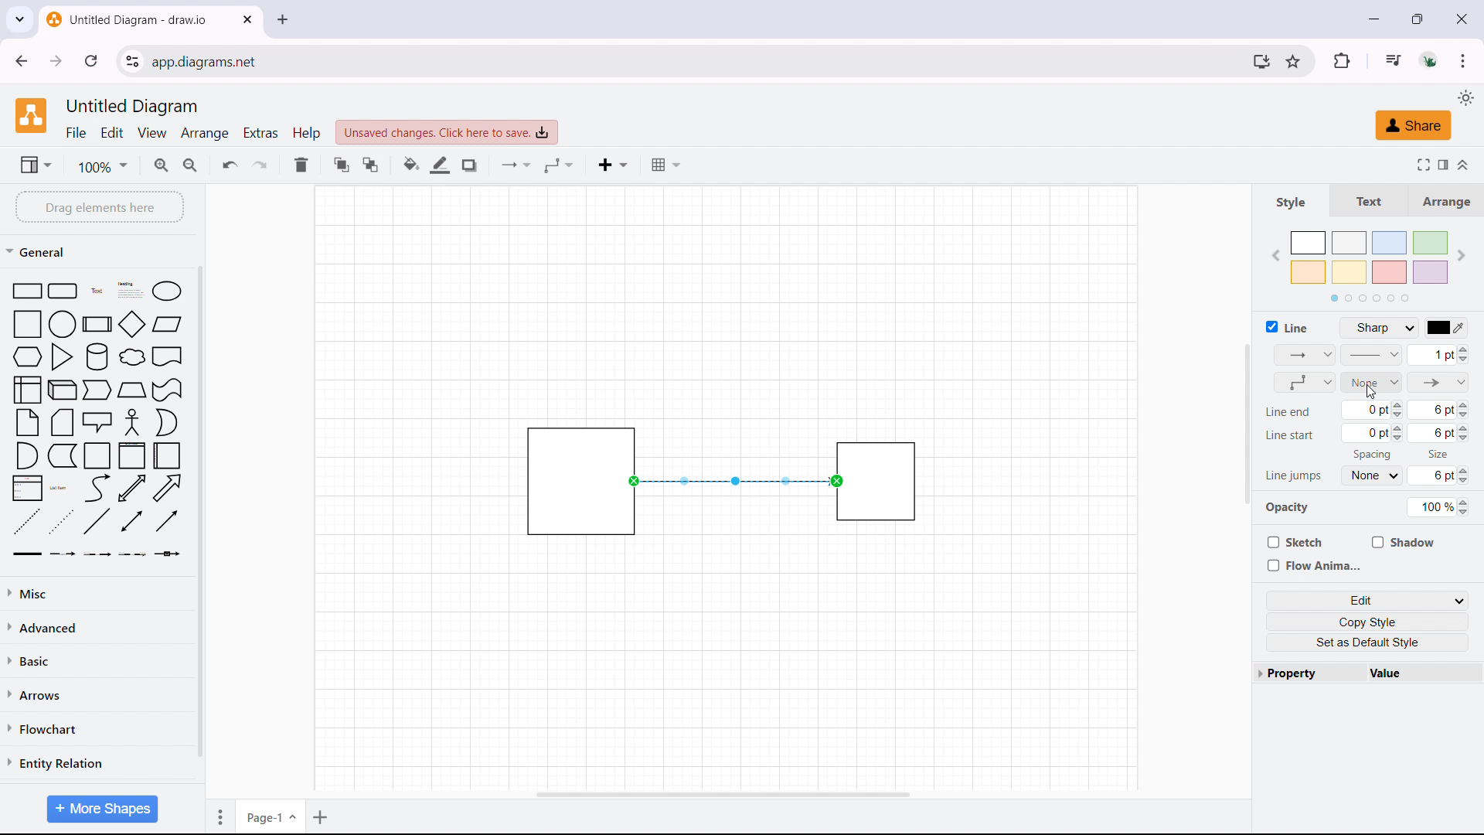  Describe the element at coordinates (206, 133) in the screenshot. I see `arrange` at that location.